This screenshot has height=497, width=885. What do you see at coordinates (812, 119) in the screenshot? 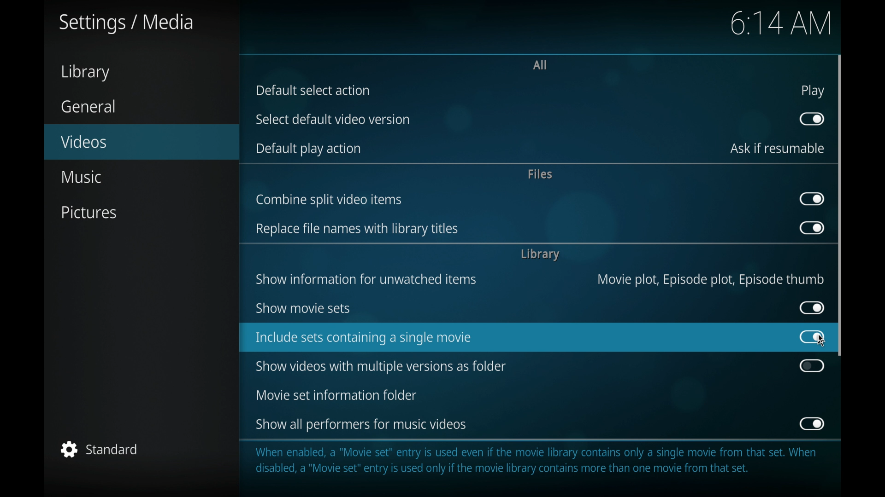
I see `toggle button` at bounding box center [812, 119].